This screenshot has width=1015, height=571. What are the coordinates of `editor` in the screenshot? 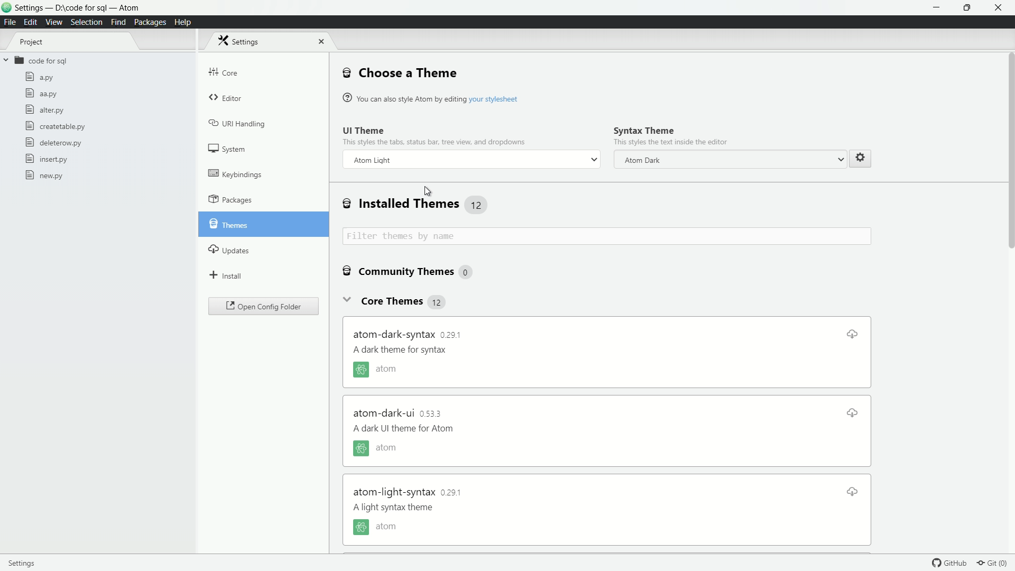 It's located at (226, 99).